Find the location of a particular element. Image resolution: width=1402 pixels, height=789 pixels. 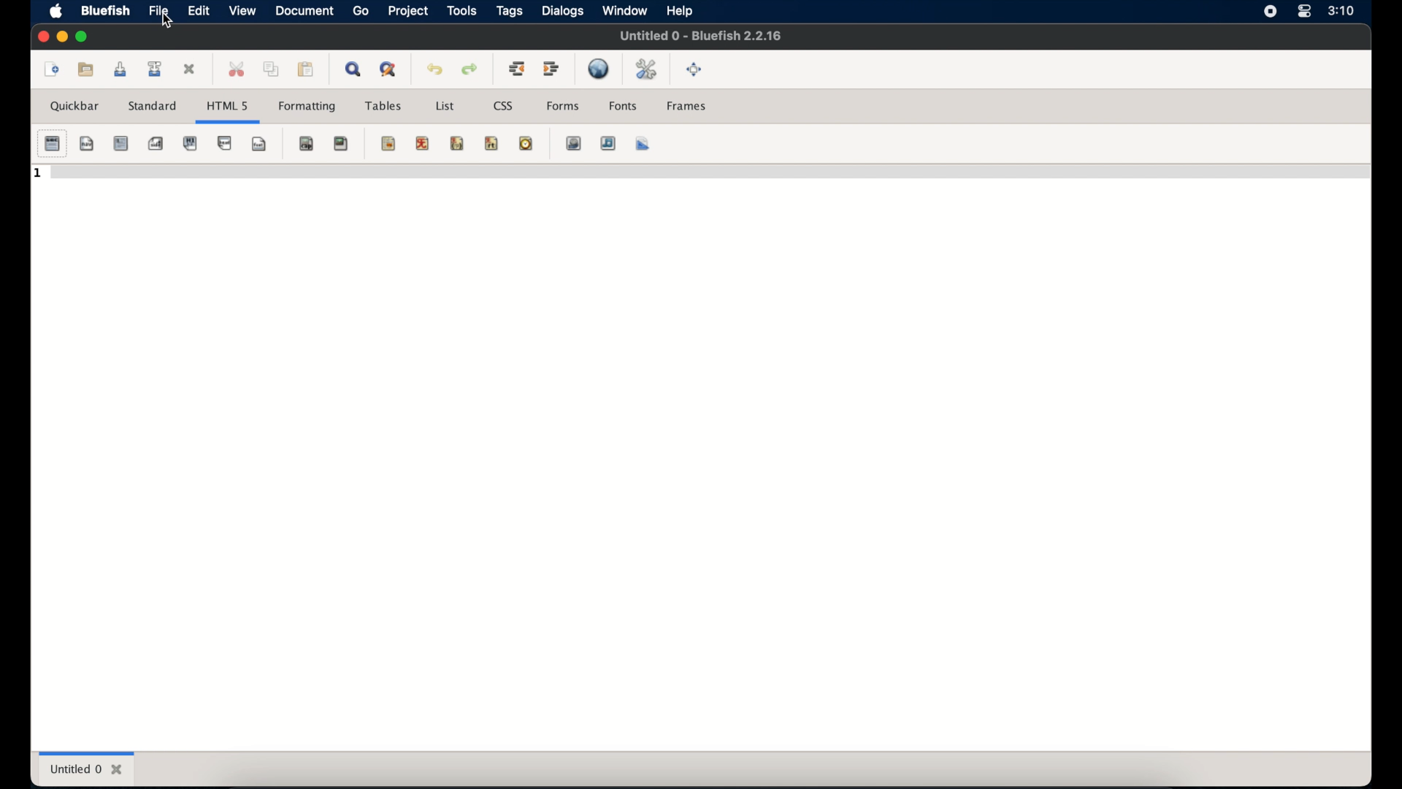

canvas  is located at coordinates (643, 143).